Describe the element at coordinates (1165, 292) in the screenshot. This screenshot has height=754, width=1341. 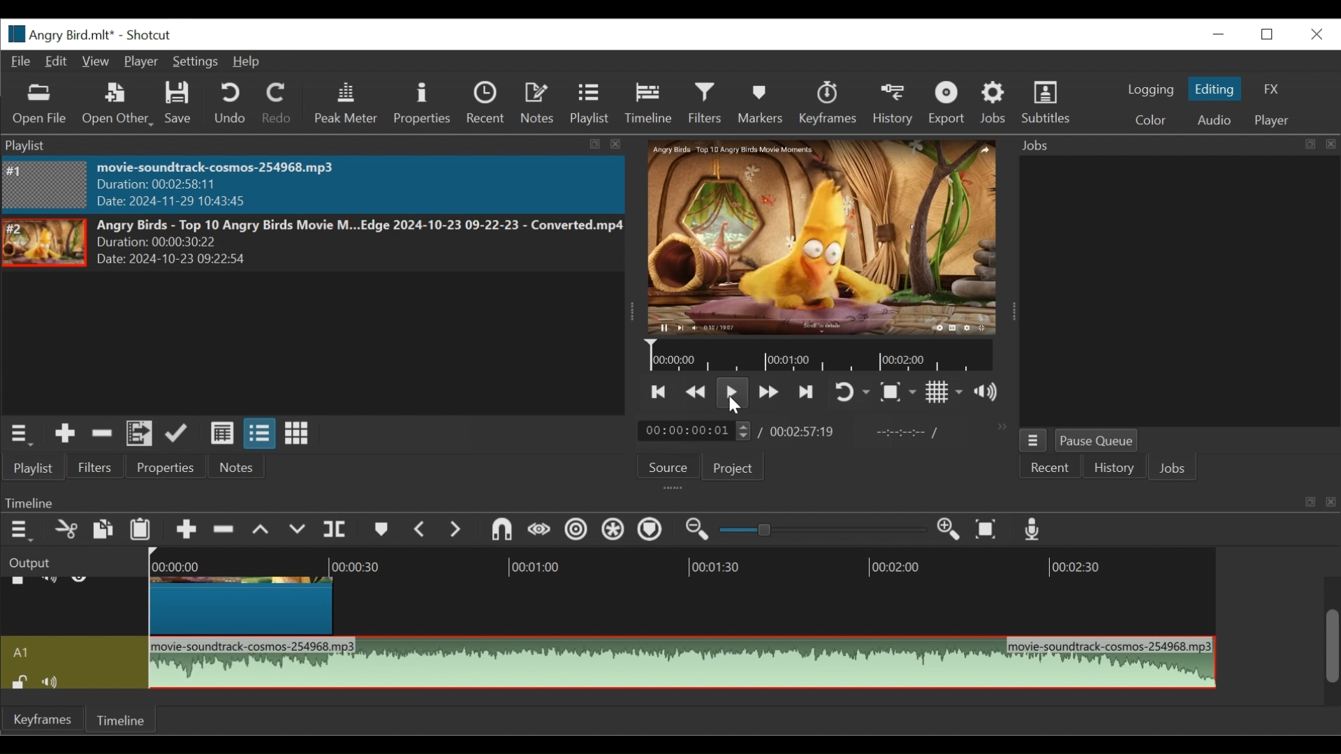
I see `Jobs Panel` at that location.